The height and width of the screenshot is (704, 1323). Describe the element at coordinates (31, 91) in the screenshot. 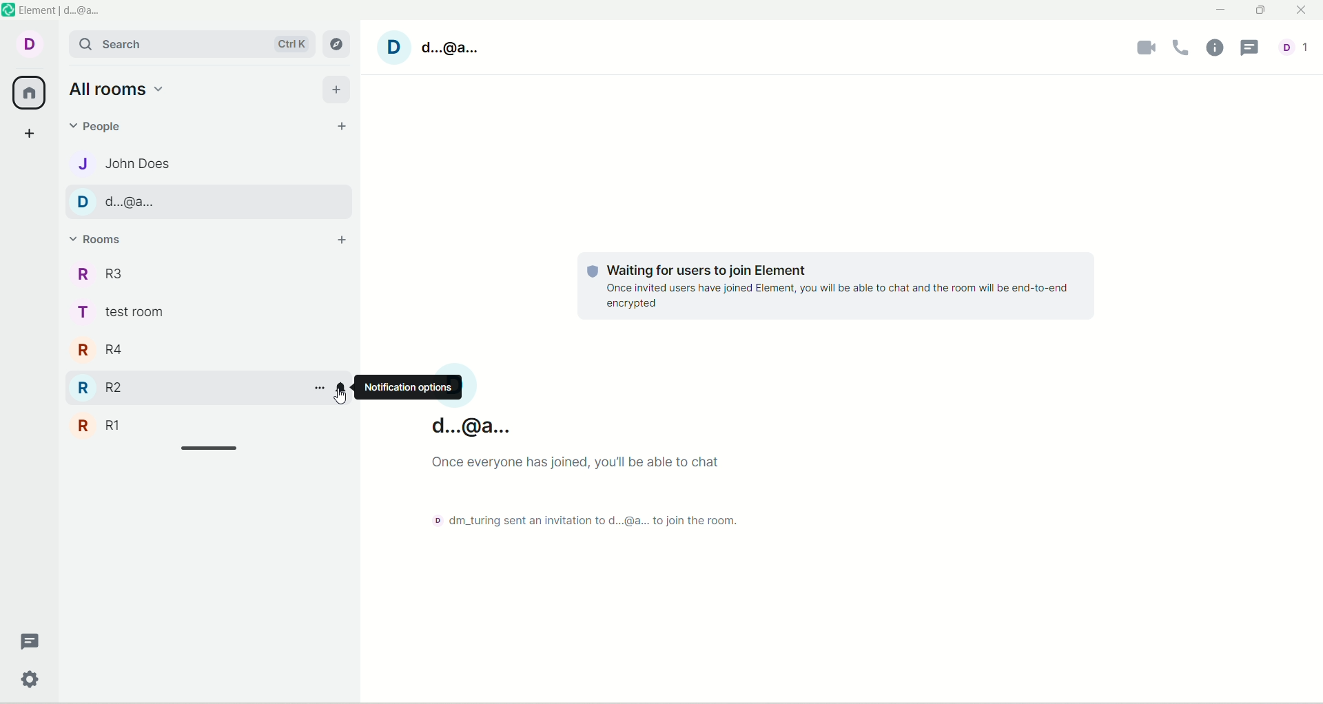

I see `all rooms` at that location.